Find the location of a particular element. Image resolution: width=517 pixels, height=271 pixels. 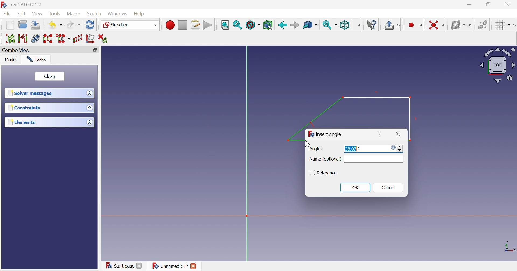

Close is located at coordinates (50, 76).